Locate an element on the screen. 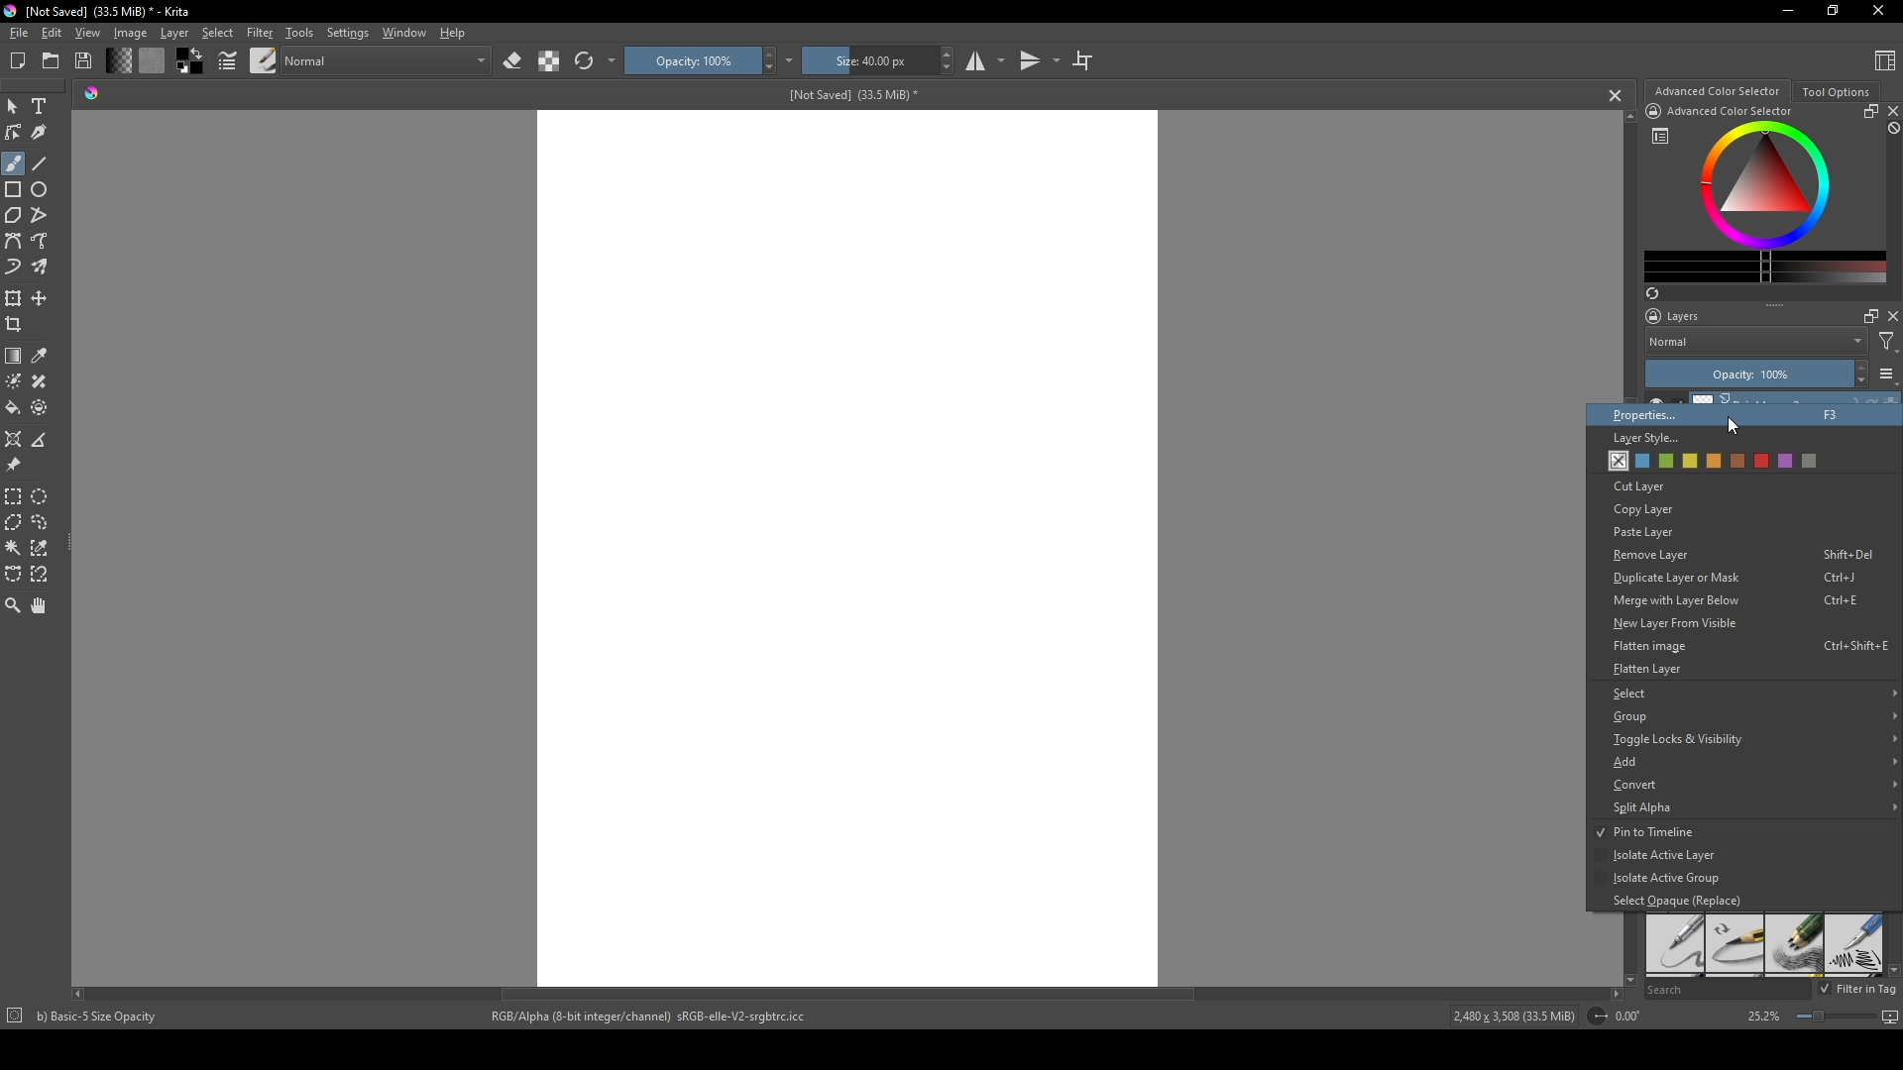 The height and width of the screenshot is (1070, 1903). pointers is located at coordinates (228, 61).